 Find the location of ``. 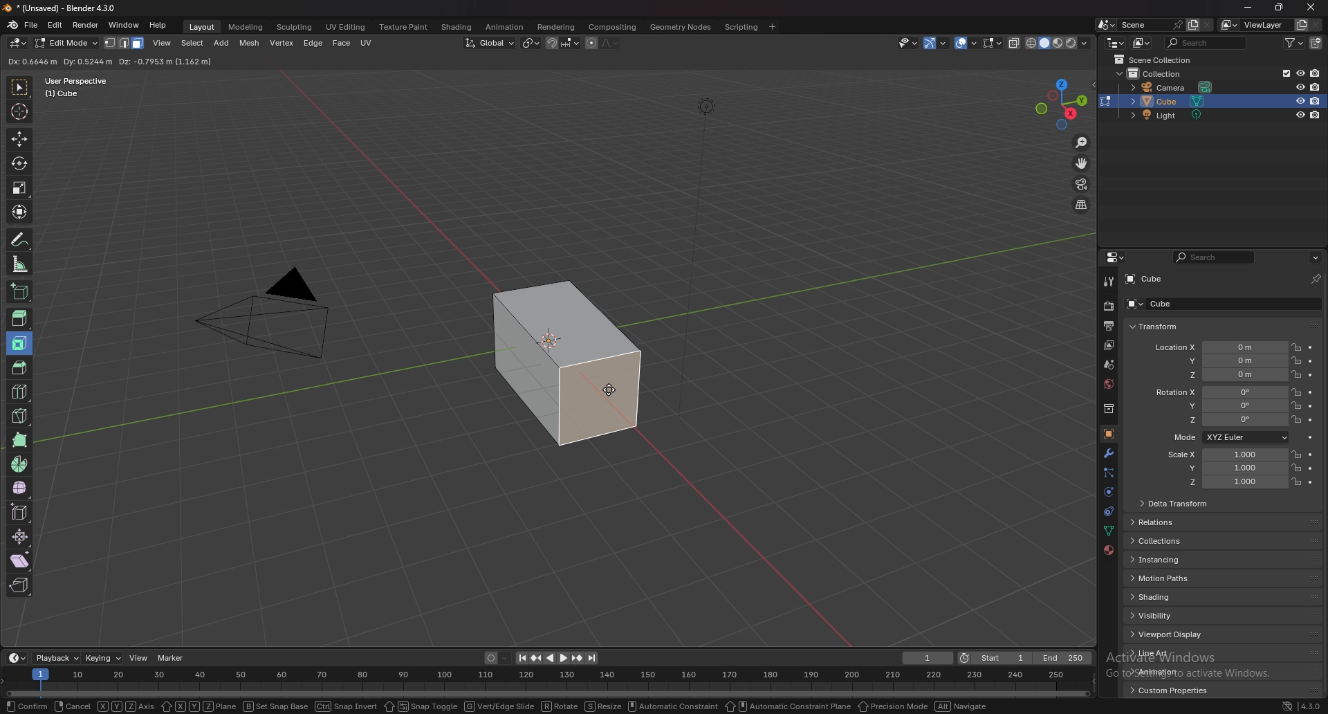

 is located at coordinates (546, 681).